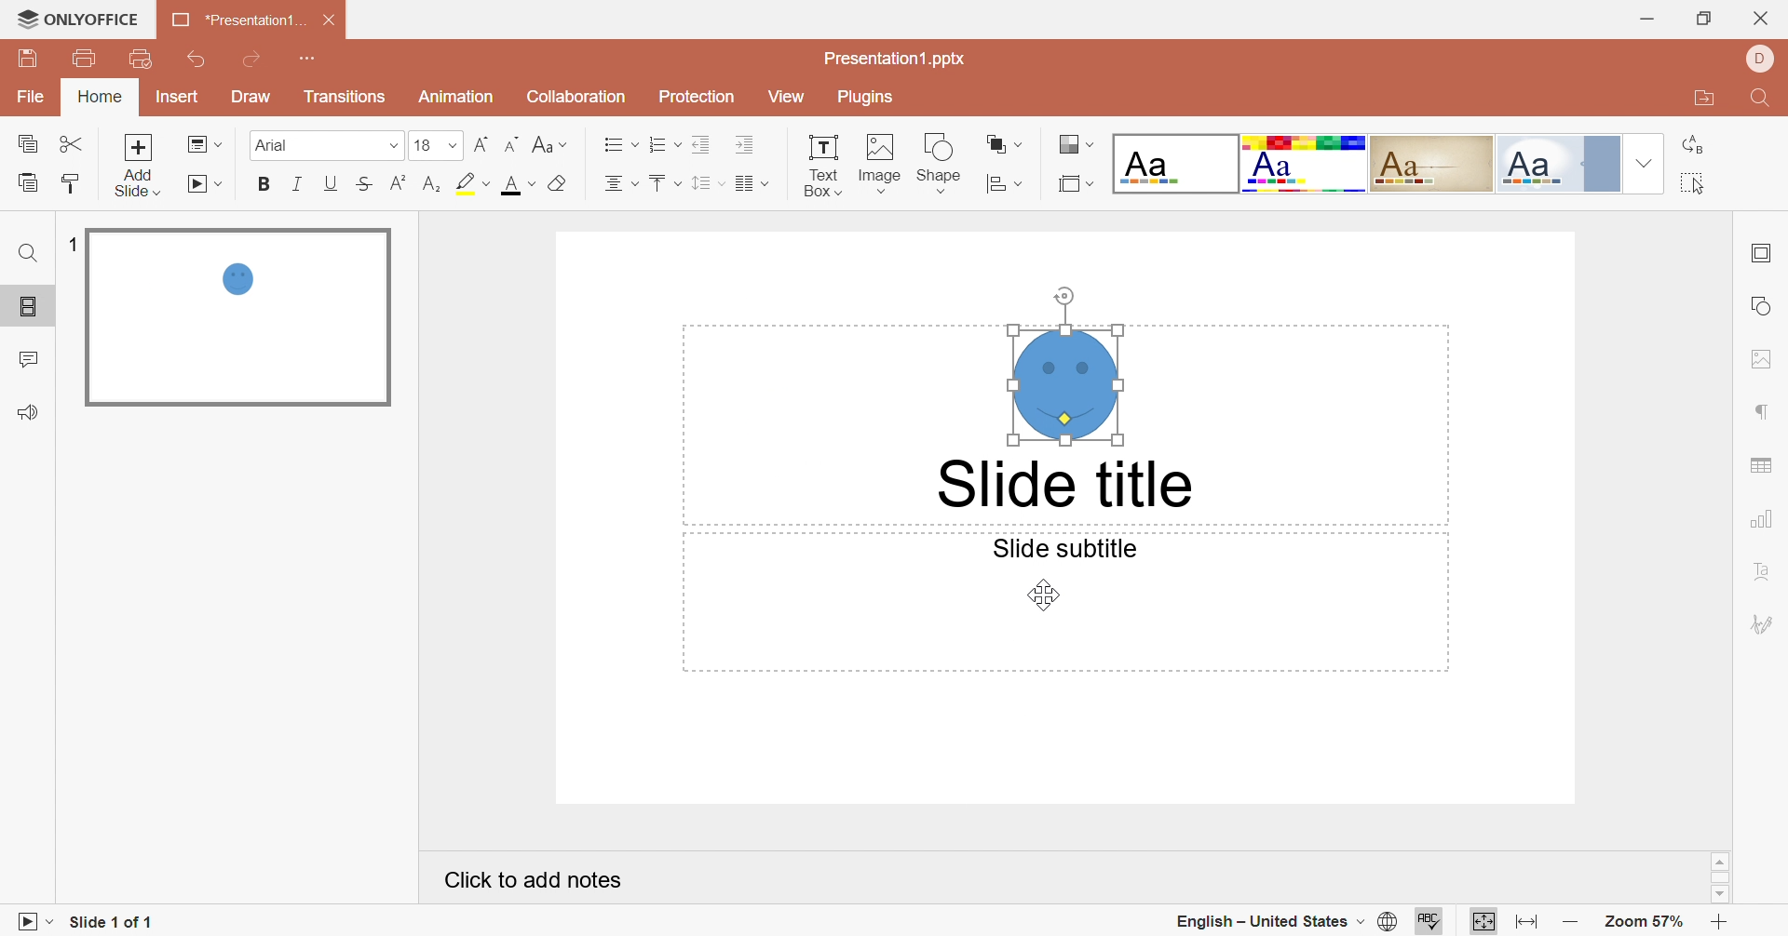  I want to click on View, so click(785, 98).